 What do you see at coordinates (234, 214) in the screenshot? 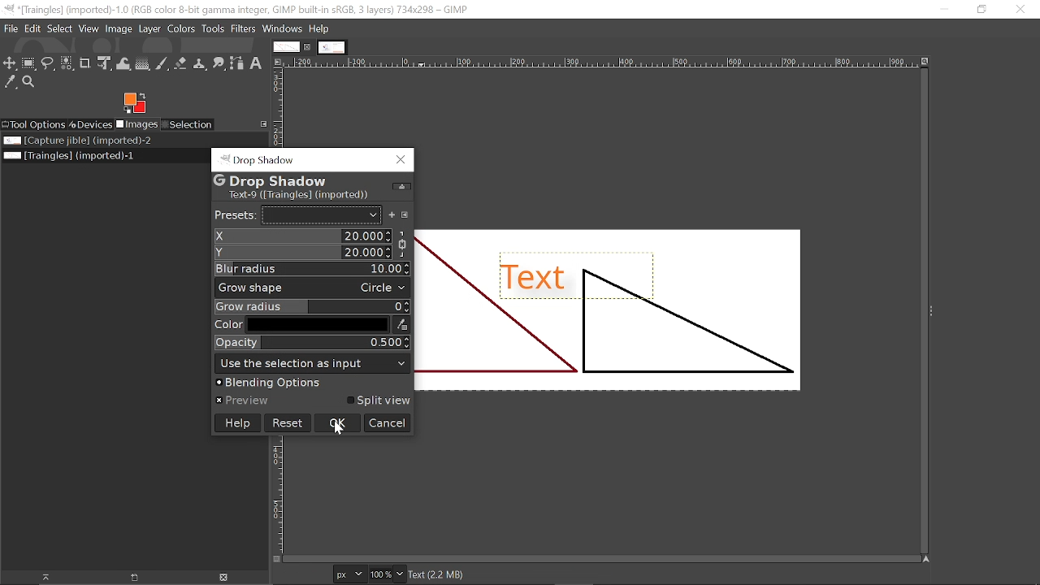
I see `Presets:` at bounding box center [234, 214].